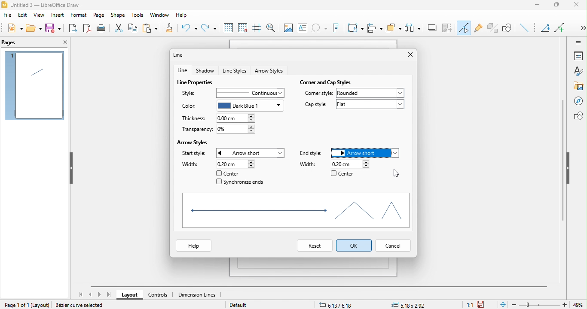 This screenshot has height=309, width=587. I want to click on minimize, so click(539, 6).